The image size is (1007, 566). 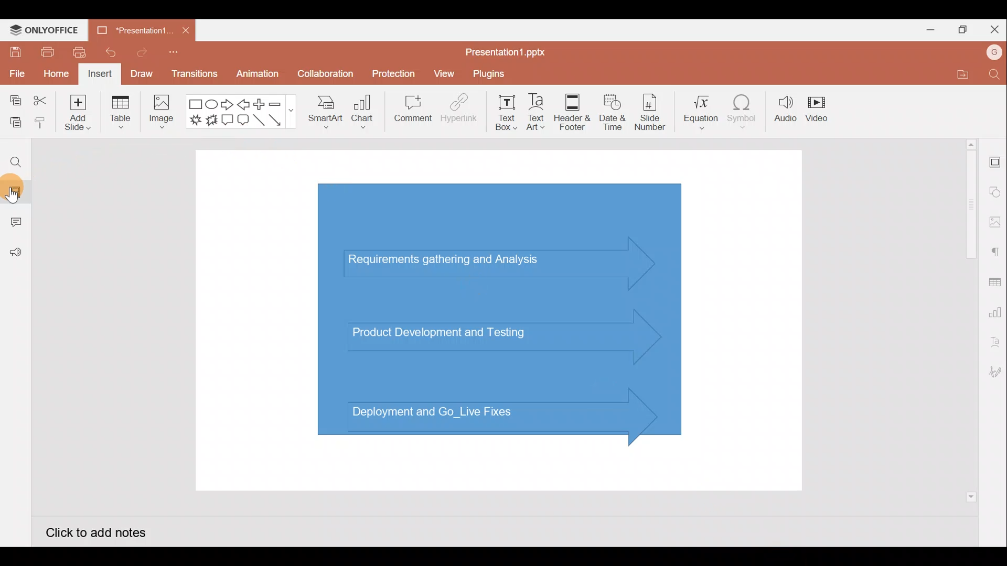 I want to click on Copy style, so click(x=41, y=122).